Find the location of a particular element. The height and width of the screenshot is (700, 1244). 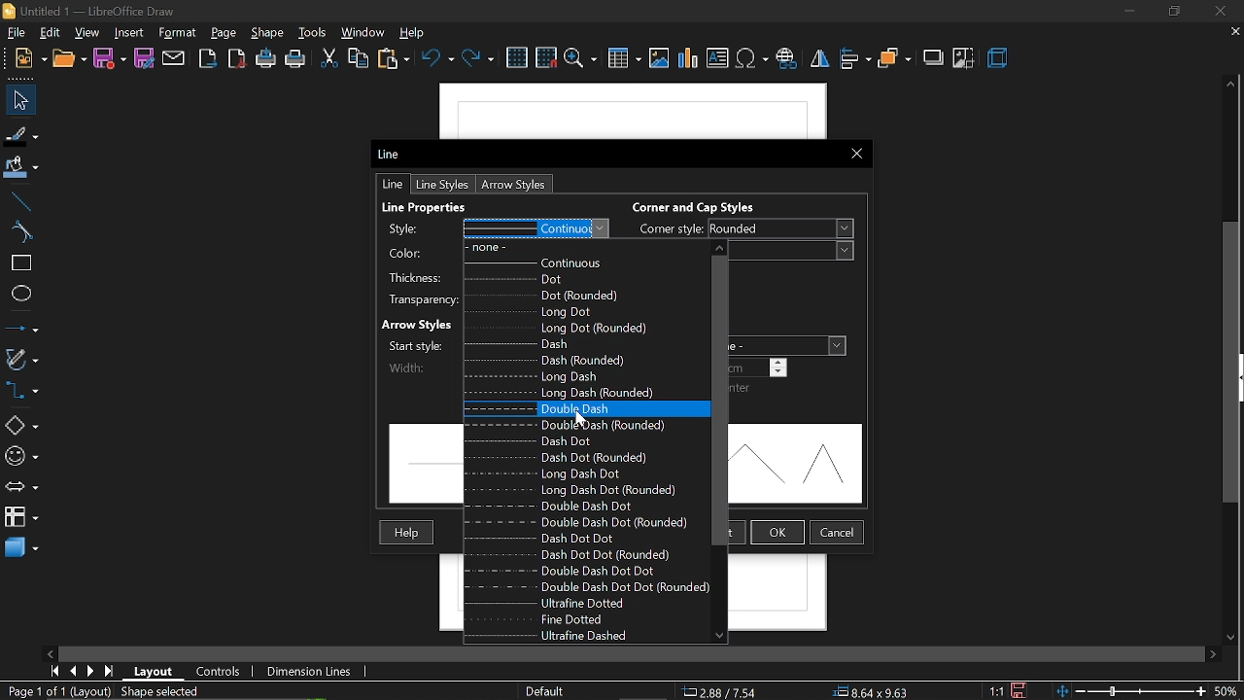

Long dot (Rounded) is located at coordinates (588, 329).